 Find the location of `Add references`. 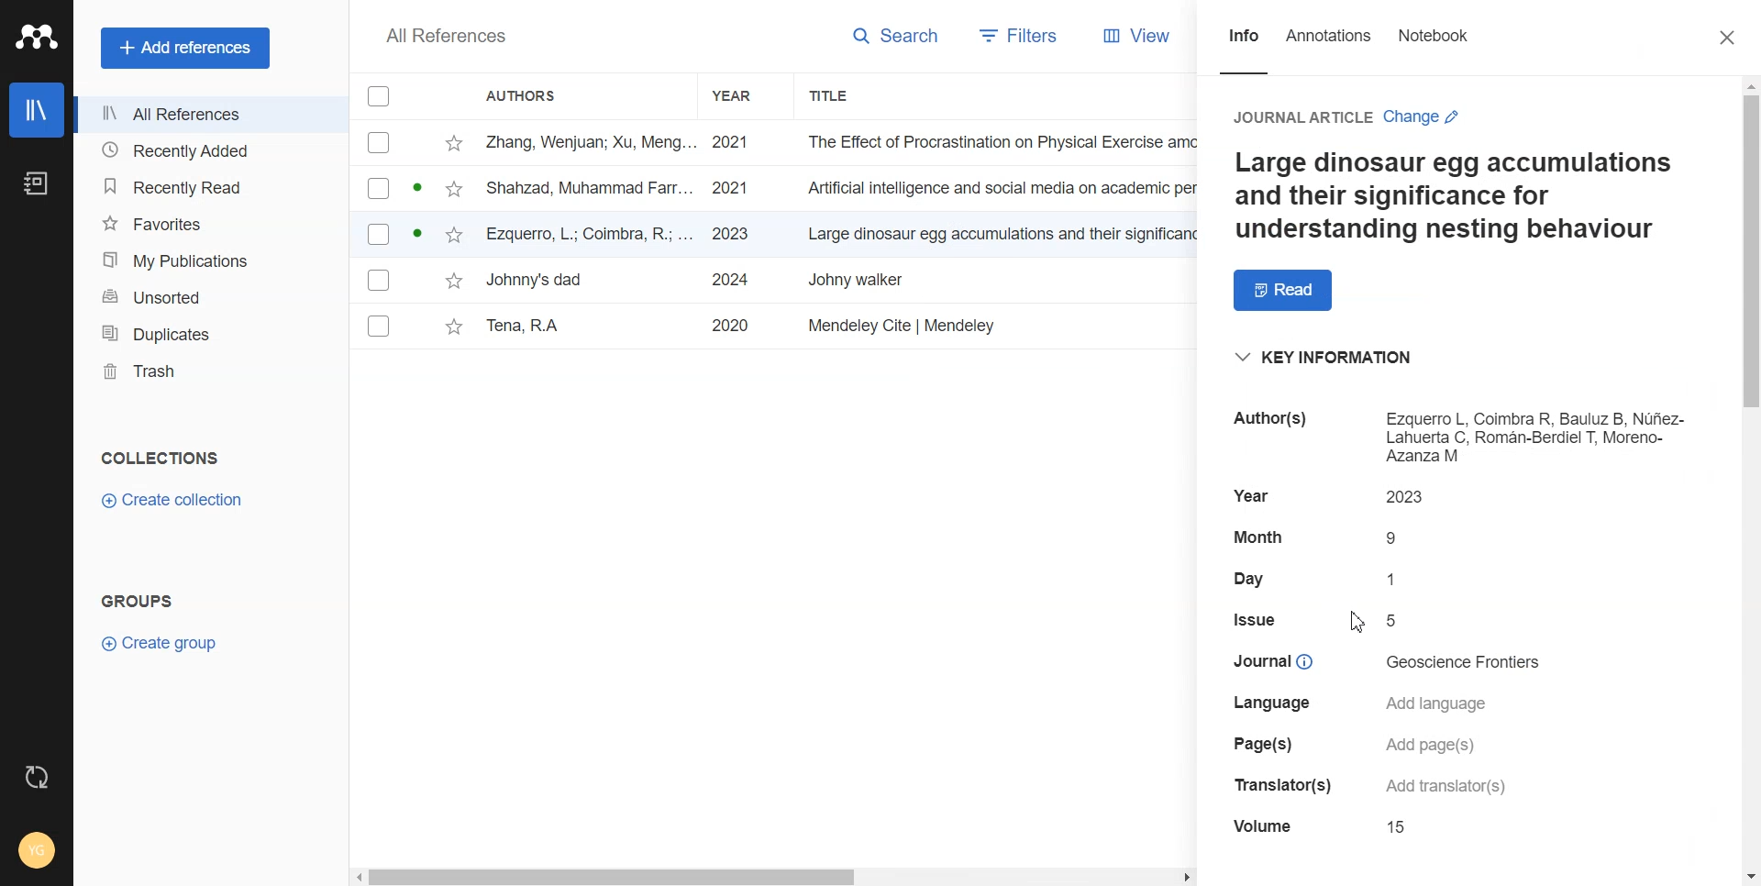

Add references is located at coordinates (185, 48).